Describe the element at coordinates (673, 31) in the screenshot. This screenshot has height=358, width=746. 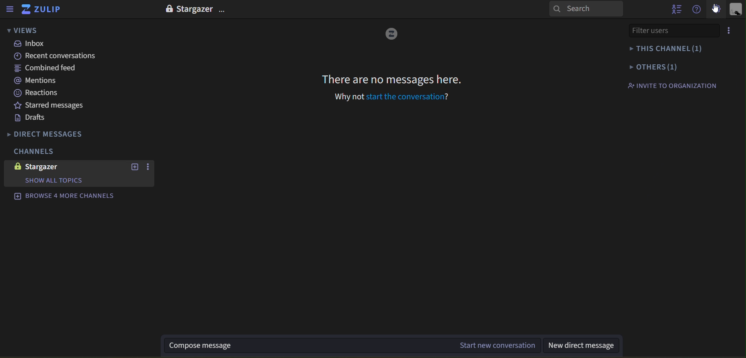
I see `filter users` at that location.